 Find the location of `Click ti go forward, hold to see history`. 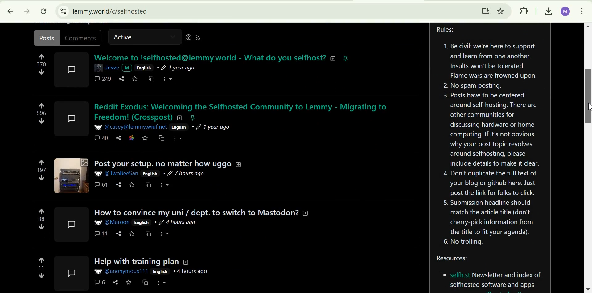

Click ti go forward, hold to see history is located at coordinates (27, 11).